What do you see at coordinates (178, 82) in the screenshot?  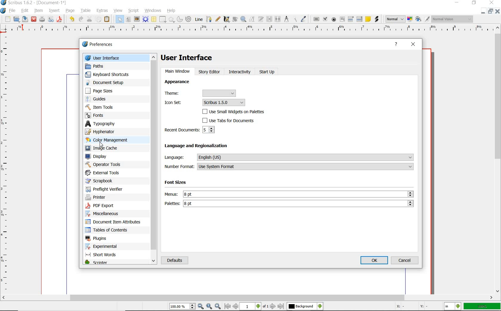 I see `APPEARANCE` at bounding box center [178, 82].